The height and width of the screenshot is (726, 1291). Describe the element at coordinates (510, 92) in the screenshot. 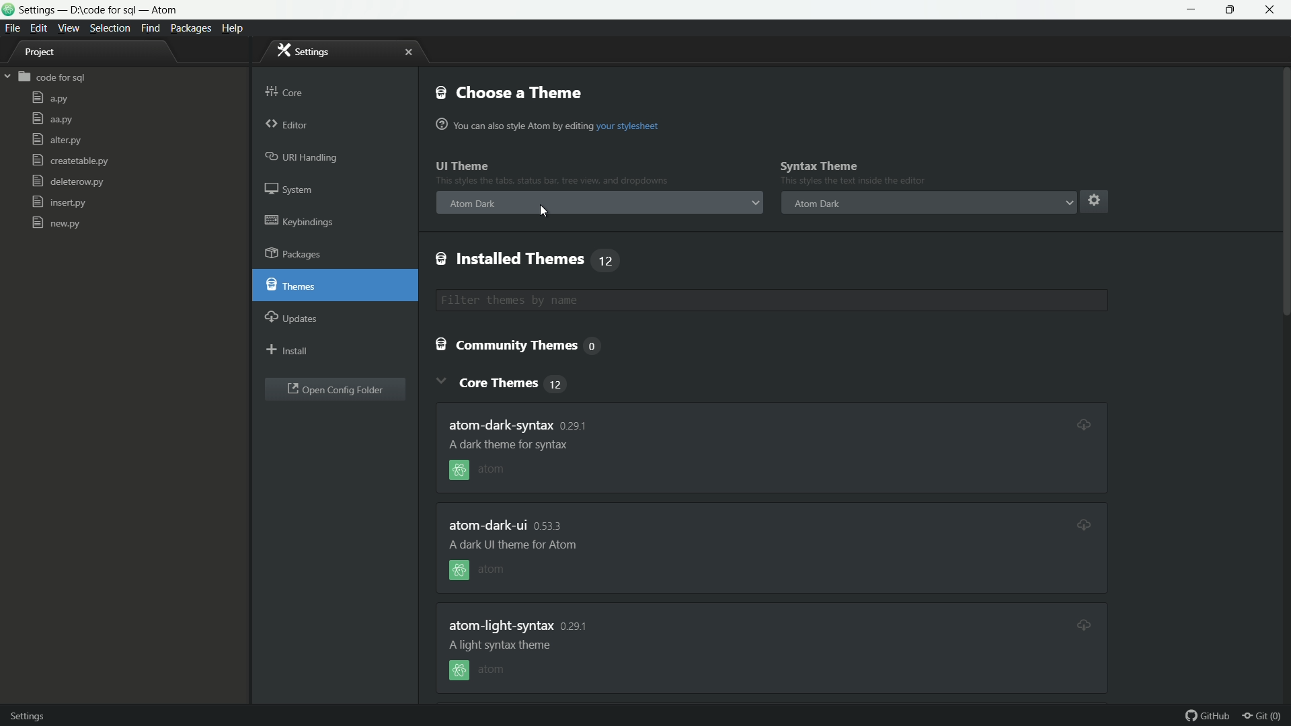

I see `choose a theme` at that location.